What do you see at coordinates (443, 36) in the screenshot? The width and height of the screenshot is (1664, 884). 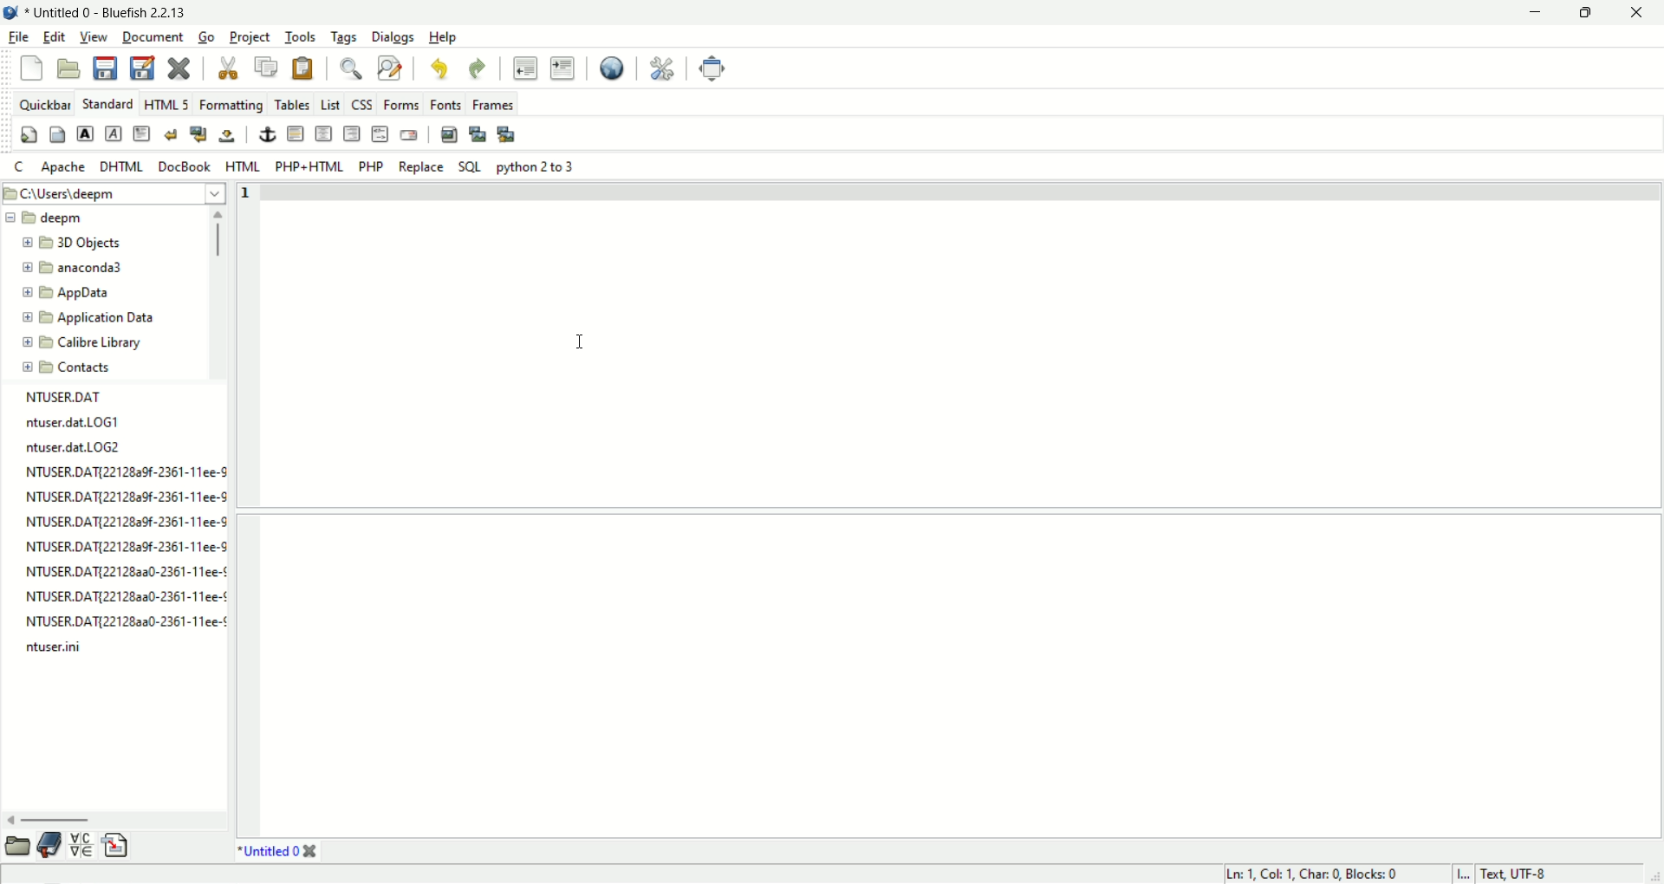 I see `help` at bounding box center [443, 36].